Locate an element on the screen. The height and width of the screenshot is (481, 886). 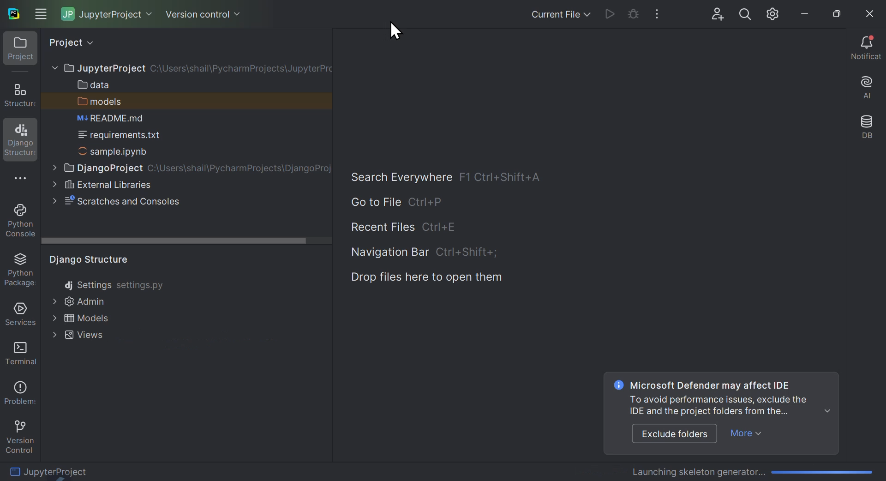
Close is located at coordinates (868, 12).